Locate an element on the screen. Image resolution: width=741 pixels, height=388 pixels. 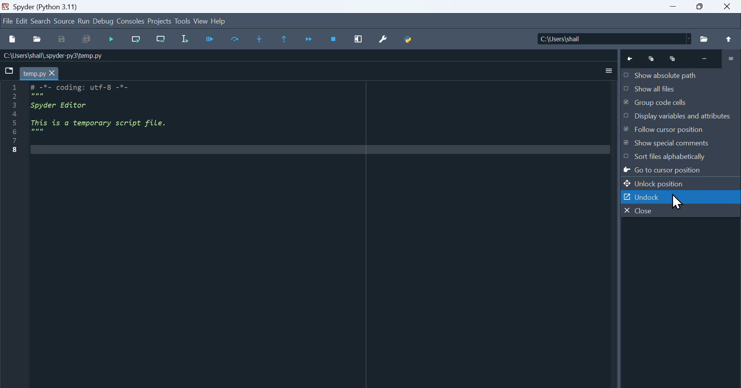
Step in to function is located at coordinates (260, 39).